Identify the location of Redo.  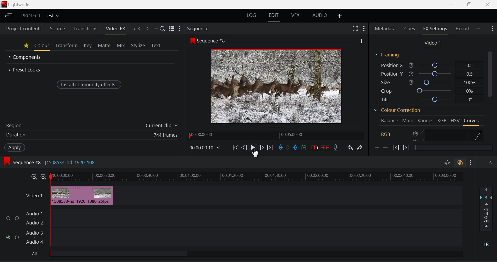
(359, 148).